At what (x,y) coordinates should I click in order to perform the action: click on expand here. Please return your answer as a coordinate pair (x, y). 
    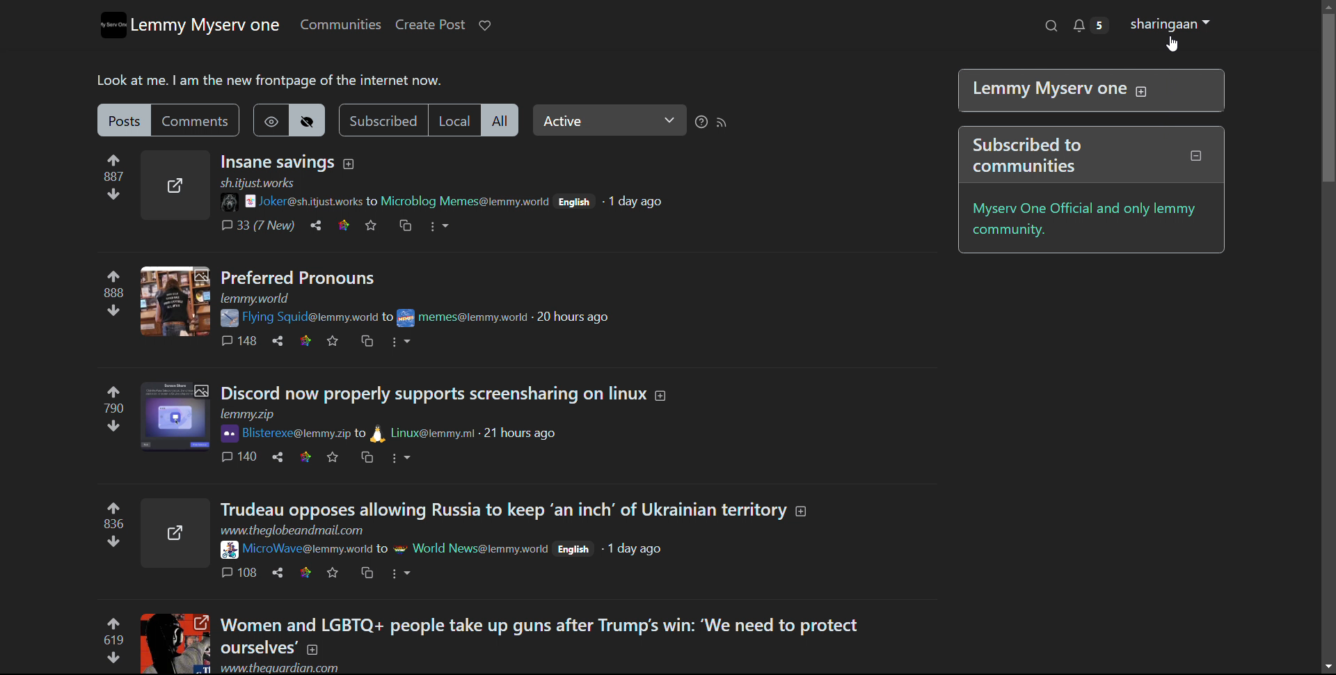
    Looking at the image, I should click on (174, 534).